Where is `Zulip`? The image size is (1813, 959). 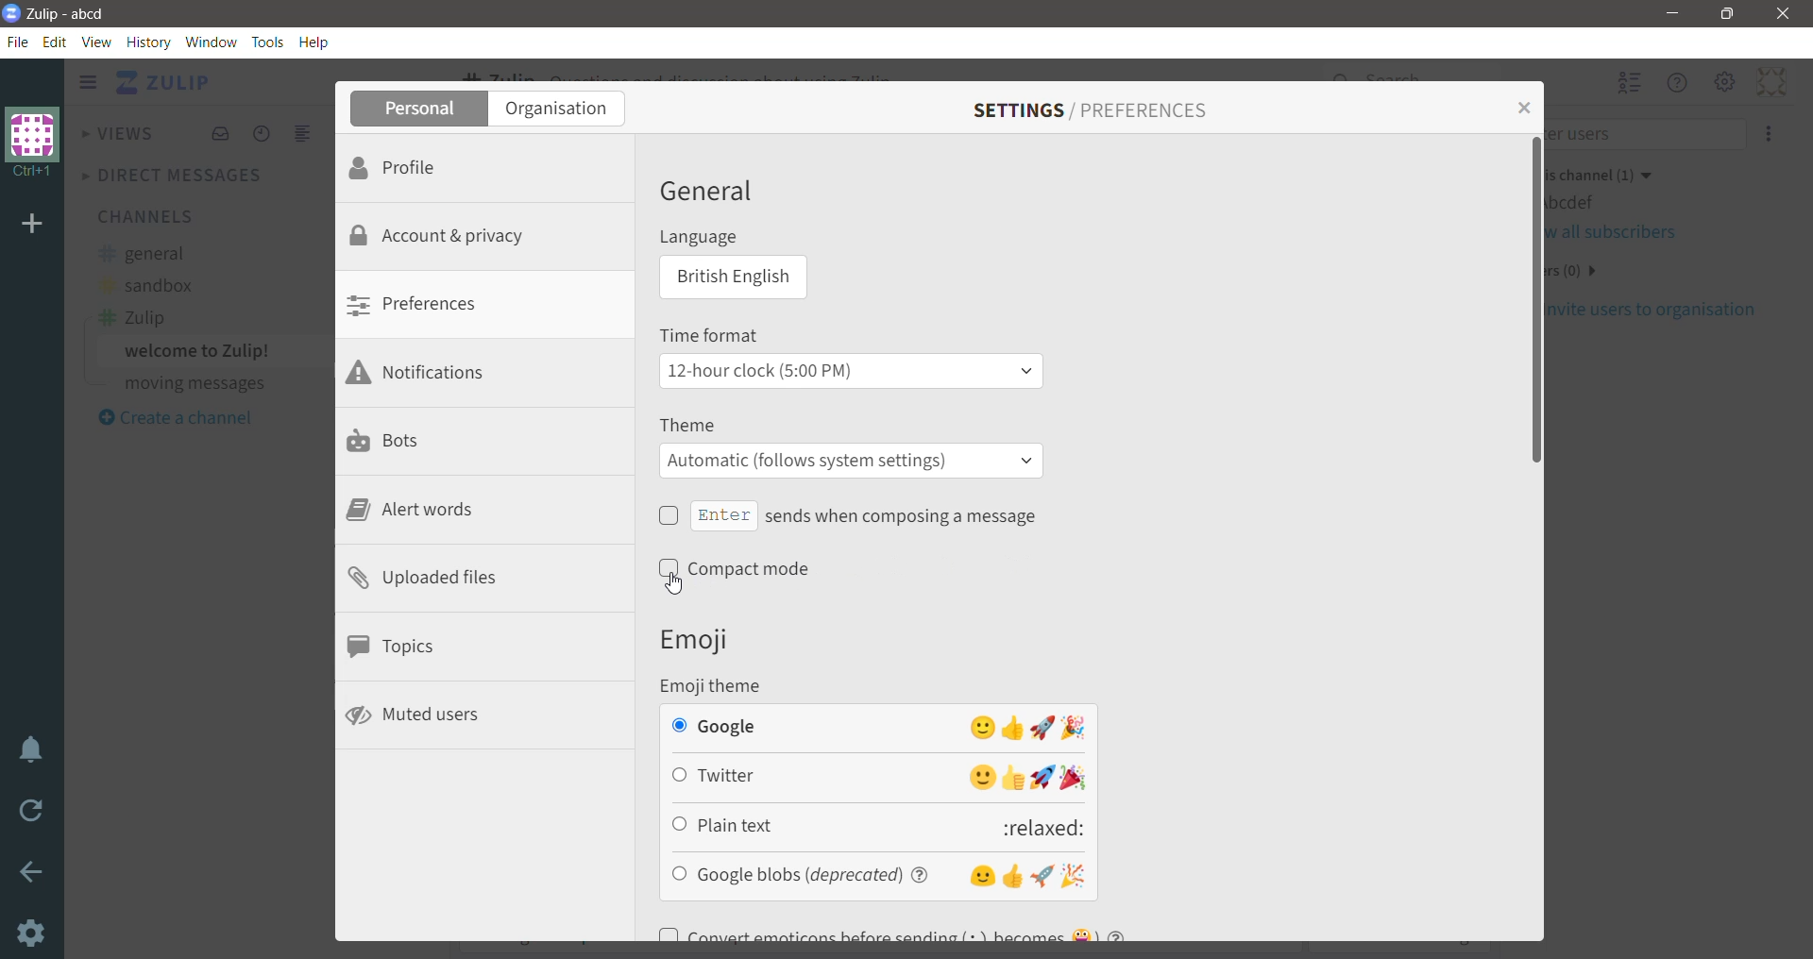 Zulip is located at coordinates (132, 318).